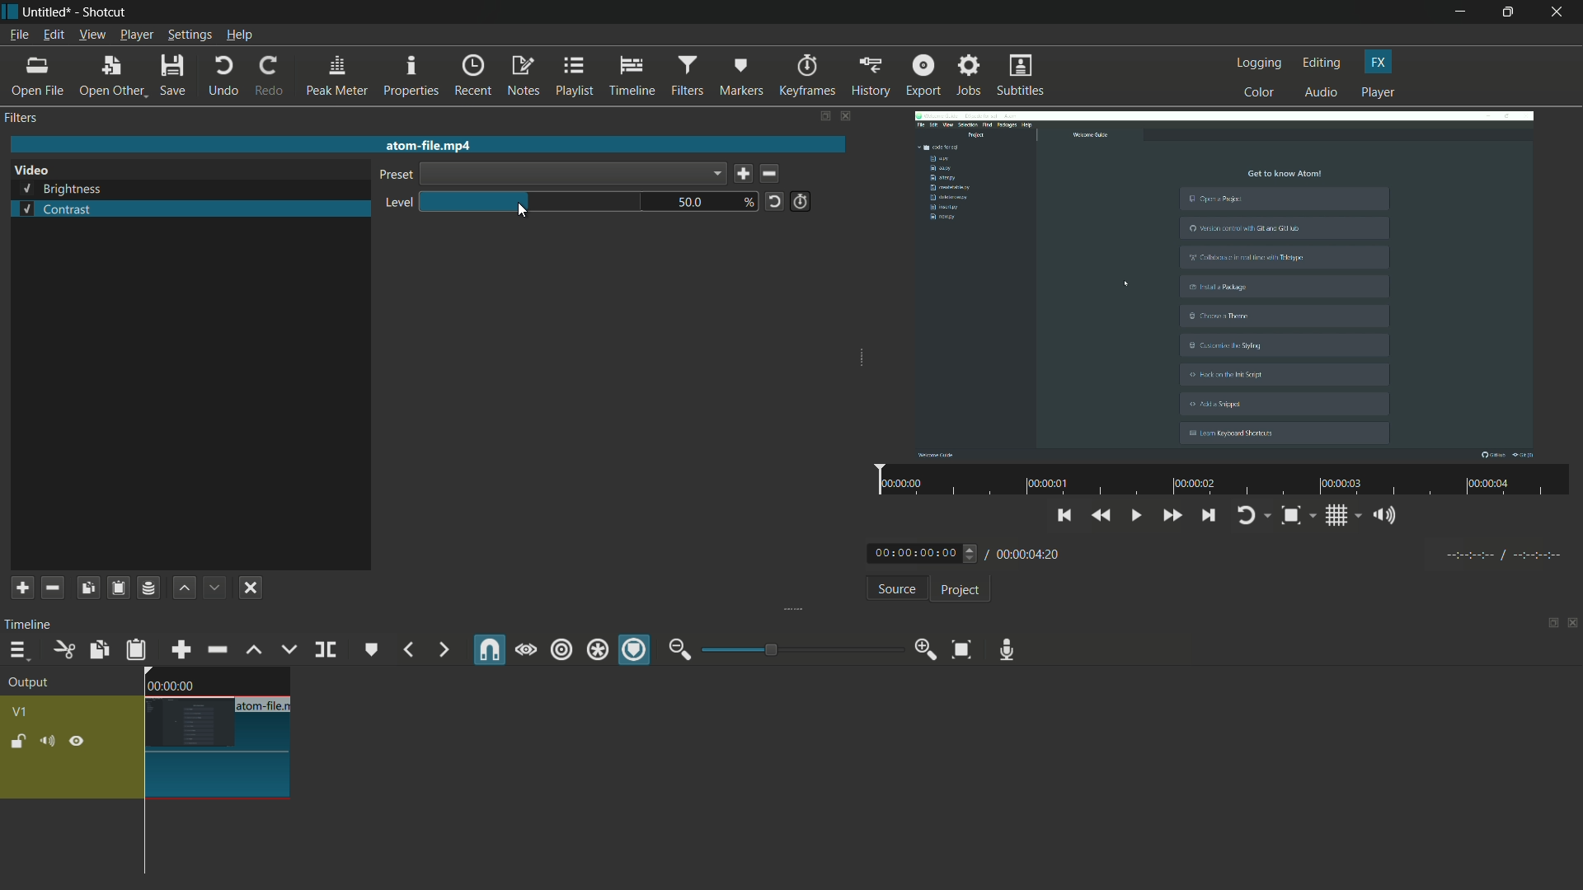 This screenshot has width=1583, height=890. Describe the element at coordinates (800, 201) in the screenshot. I see `use keyframes for this parameter` at that location.